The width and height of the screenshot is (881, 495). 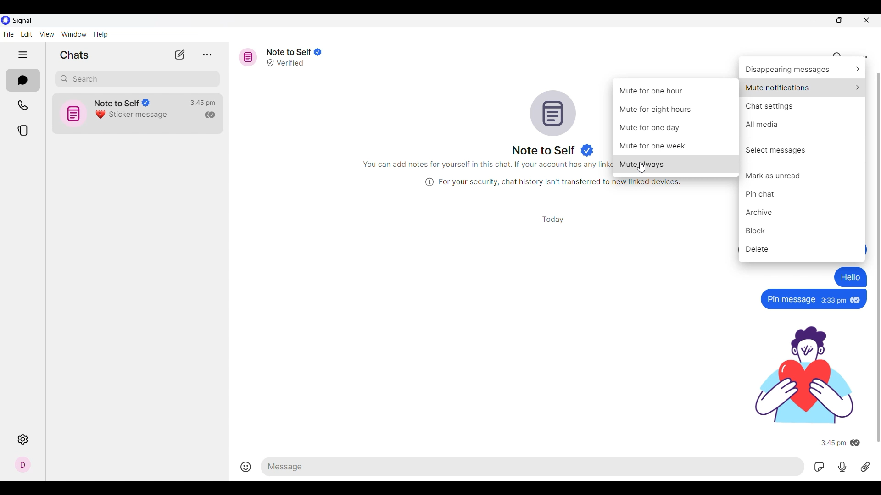 I want to click on Verified, so click(x=288, y=64).